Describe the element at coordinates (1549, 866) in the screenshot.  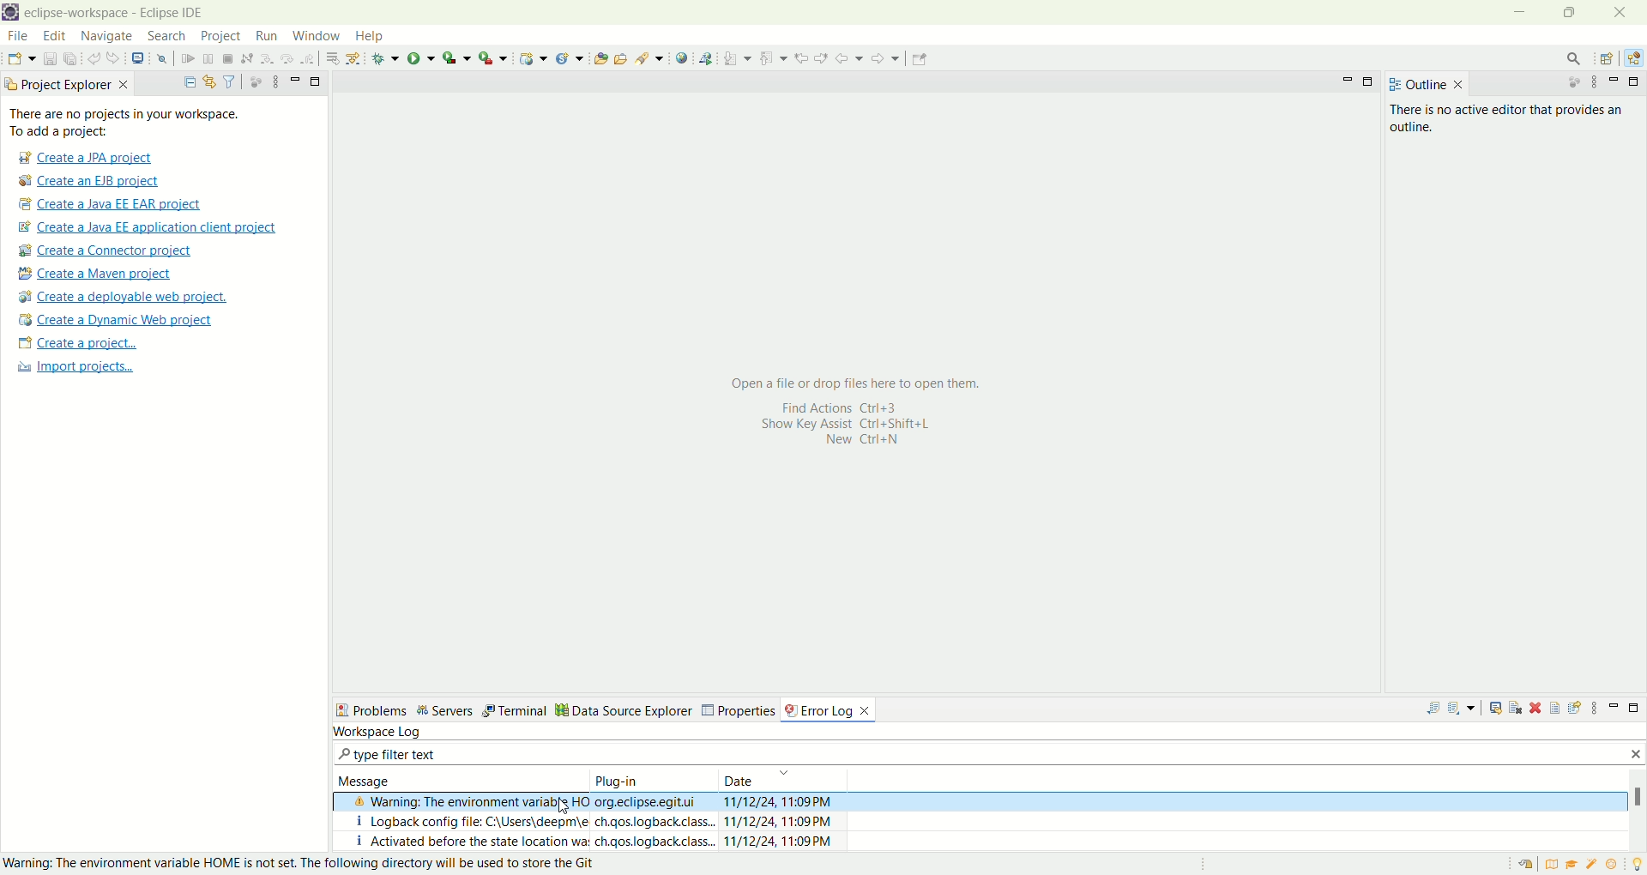
I see `overview` at that location.